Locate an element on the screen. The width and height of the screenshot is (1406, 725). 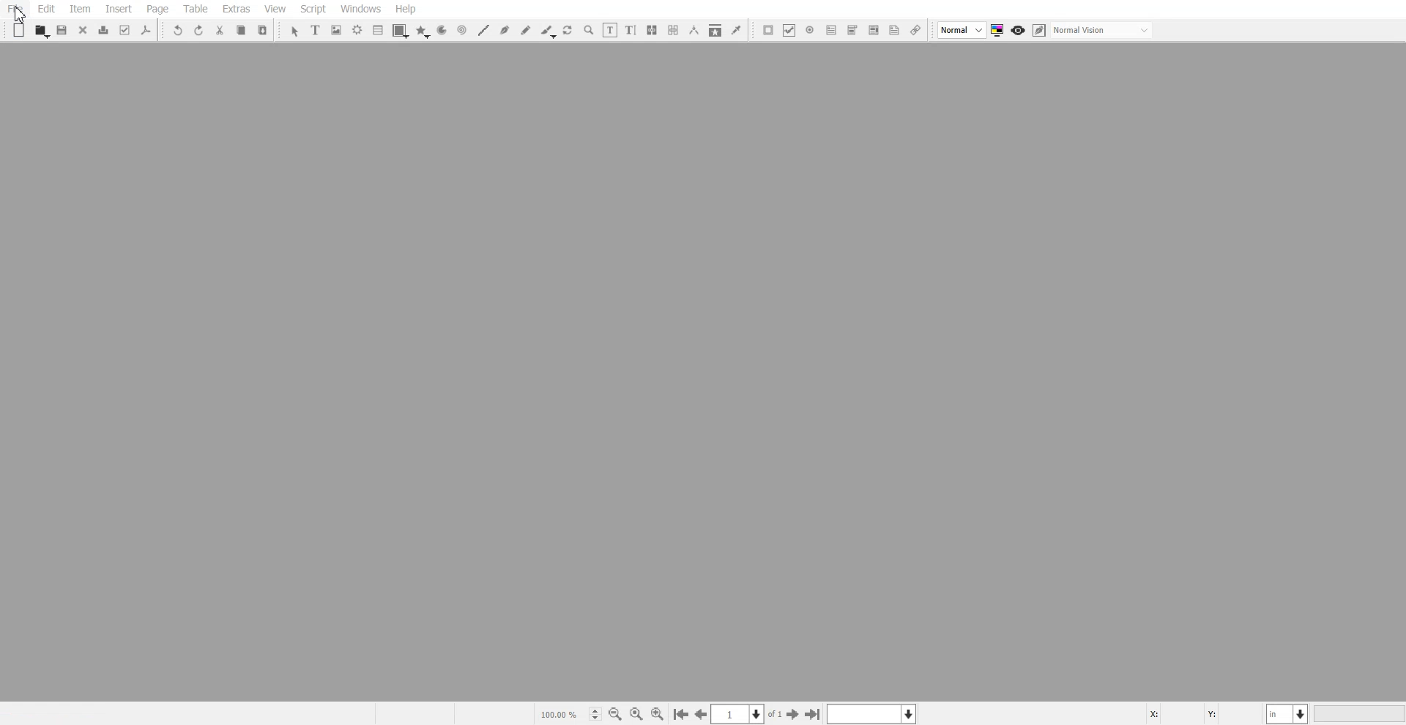
Spiral is located at coordinates (461, 30).